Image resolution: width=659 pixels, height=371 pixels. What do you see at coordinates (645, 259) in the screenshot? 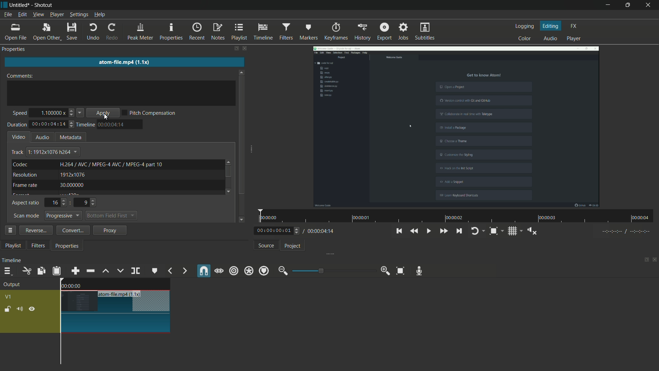
I see `change layout` at bounding box center [645, 259].